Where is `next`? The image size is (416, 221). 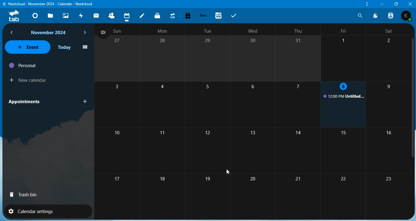
next is located at coordinates (85, 33).